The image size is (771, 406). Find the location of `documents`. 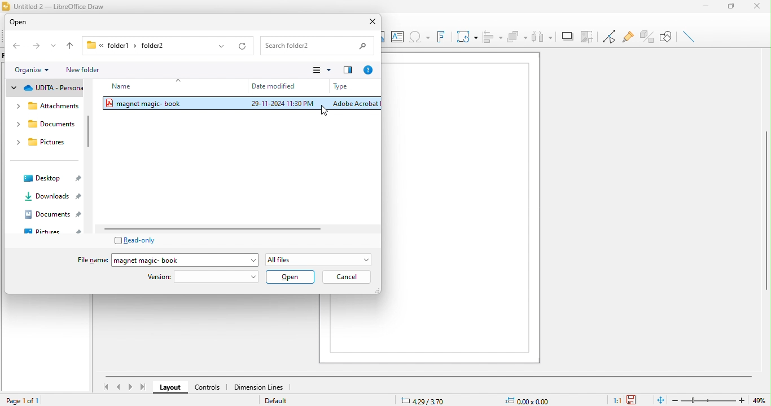

documents is located at coordinates (43, 124).